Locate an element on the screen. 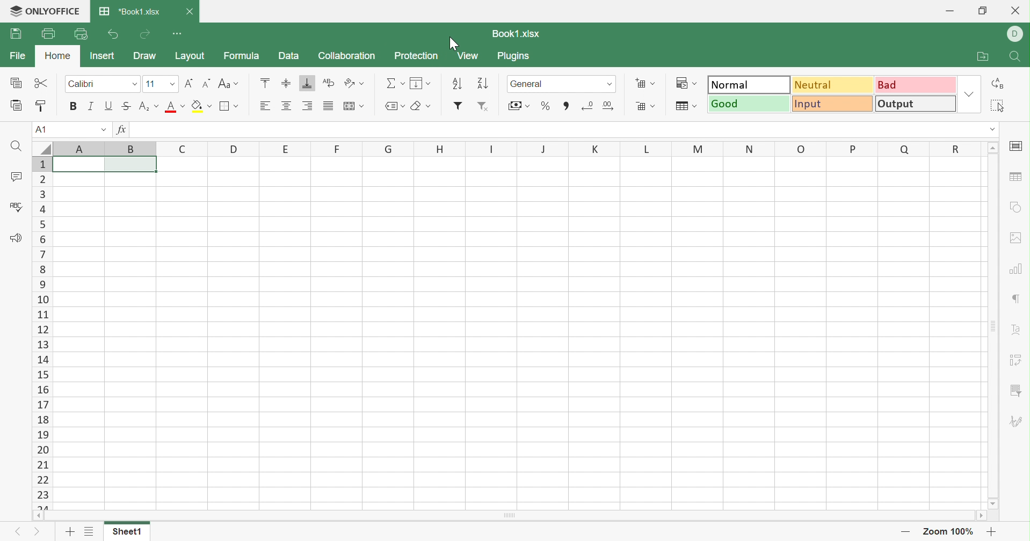 The image size is (1030, 541). Zoom out is located at coordinates (908, 531).